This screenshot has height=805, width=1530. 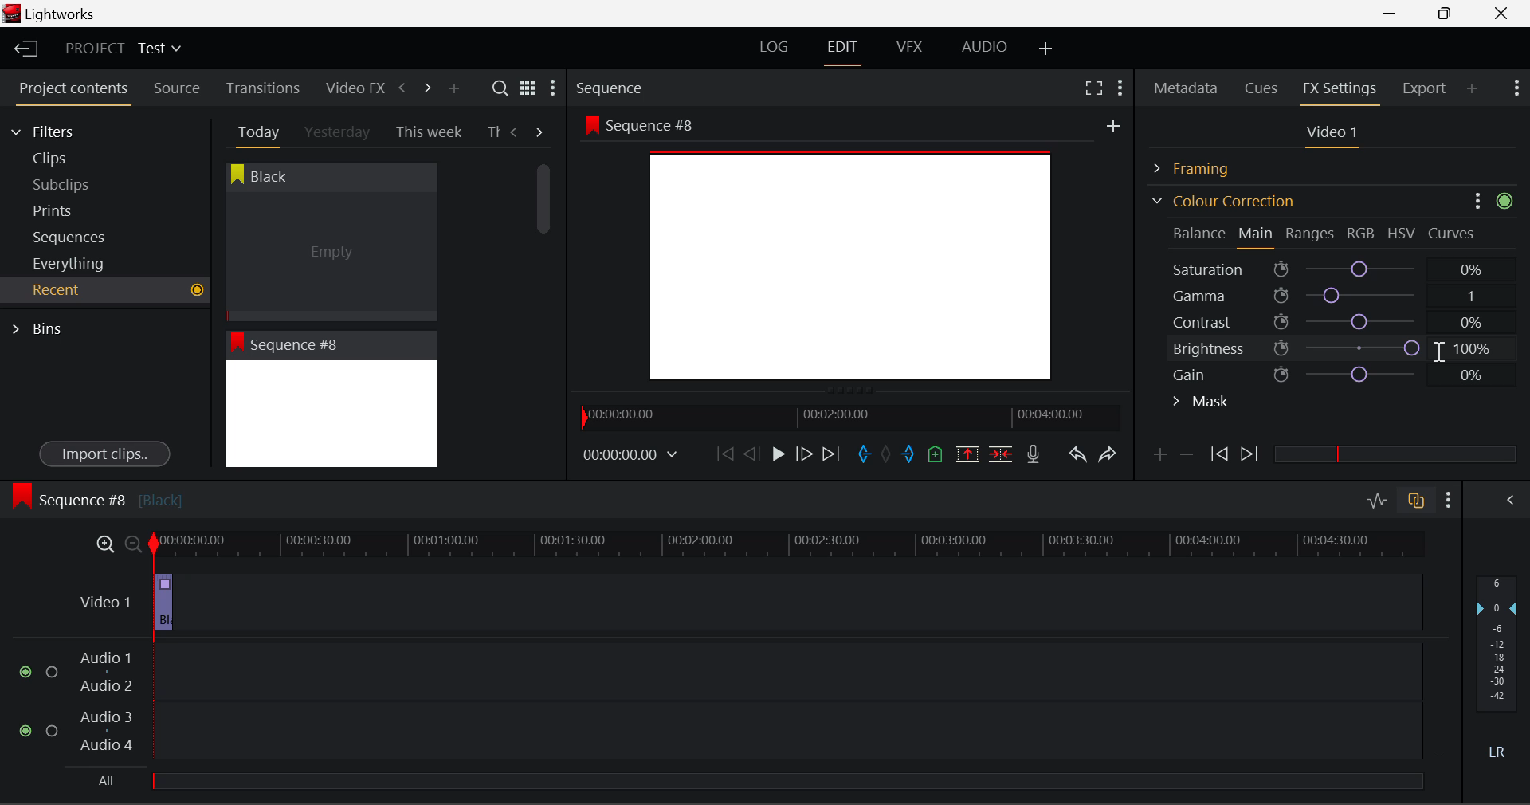 I want to click on All, so click(x=101, y=779).